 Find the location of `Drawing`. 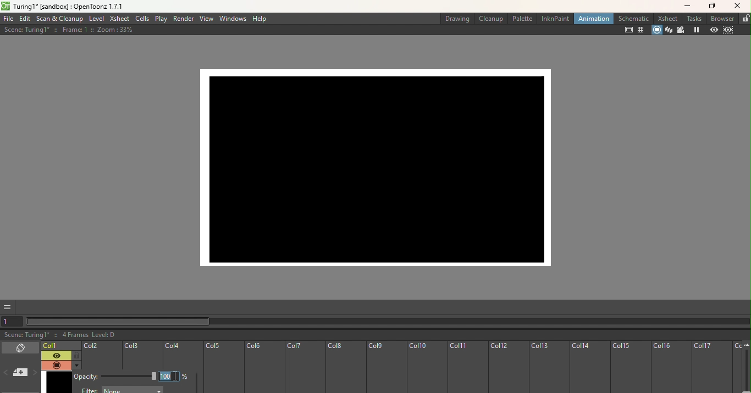

Drawing is located at coordinates (455, 18).